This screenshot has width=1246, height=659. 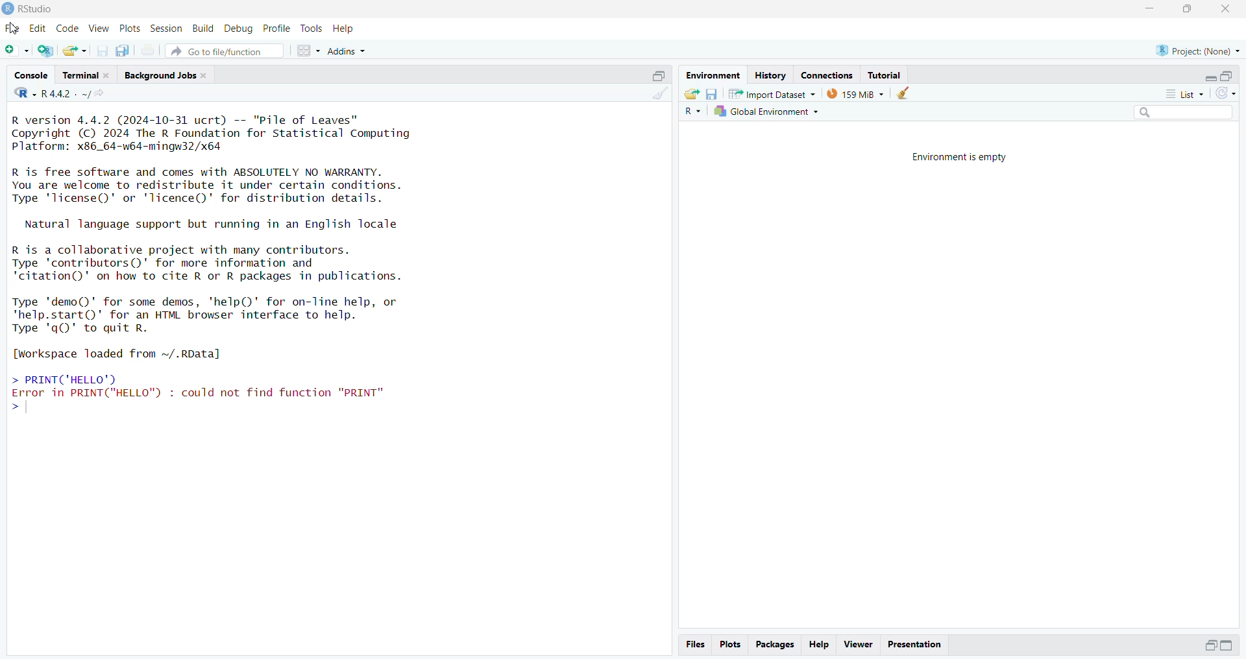 What do you see at coordinates (240, 29) in the screenshot?
I see `debug` at bounding box center [240, 29].